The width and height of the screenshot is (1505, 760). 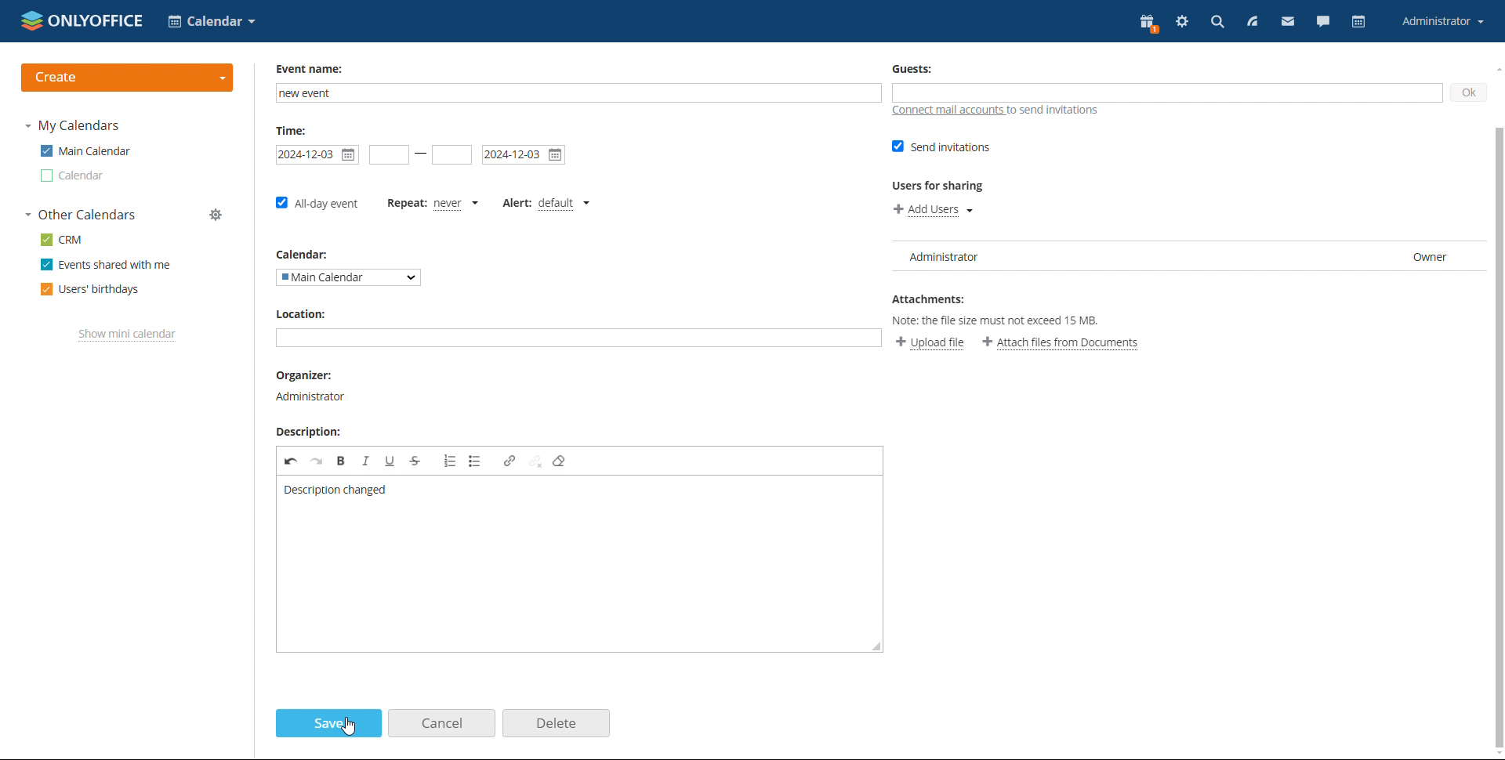 I want to click on main calendar, so click(x=85, y=150).